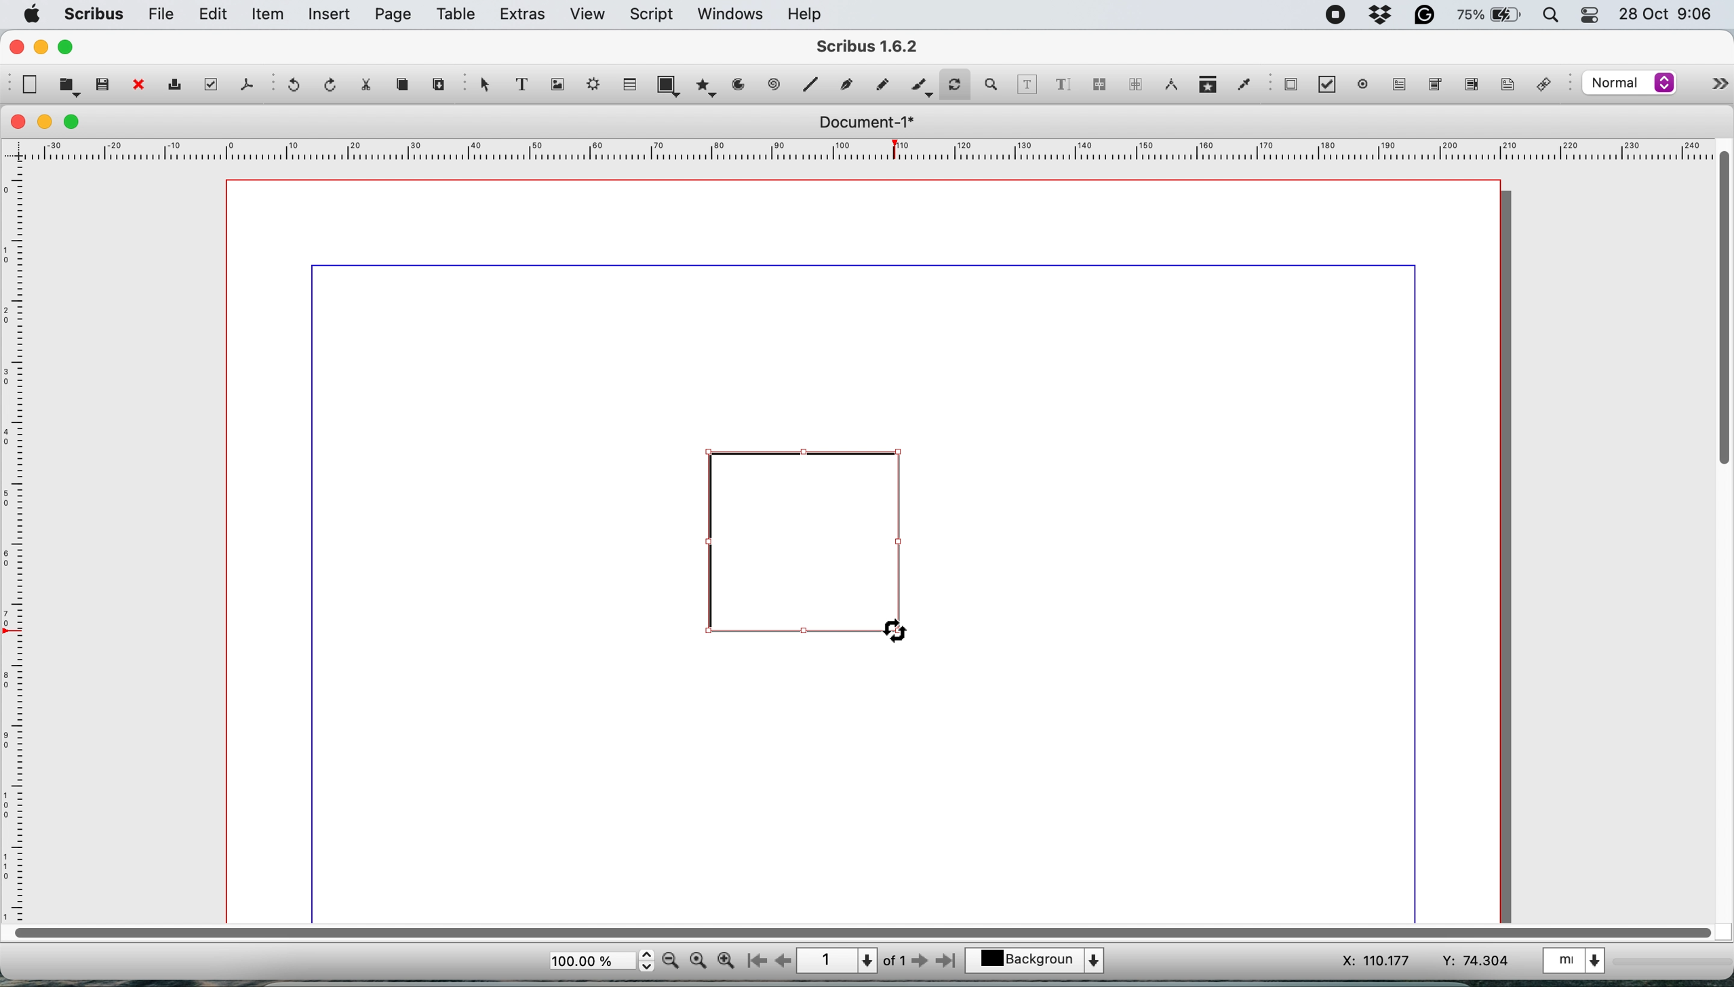  What do you see at coordinates (896, 632) in the screenshot?
I see `mouse` at bounding box center [896, 632].